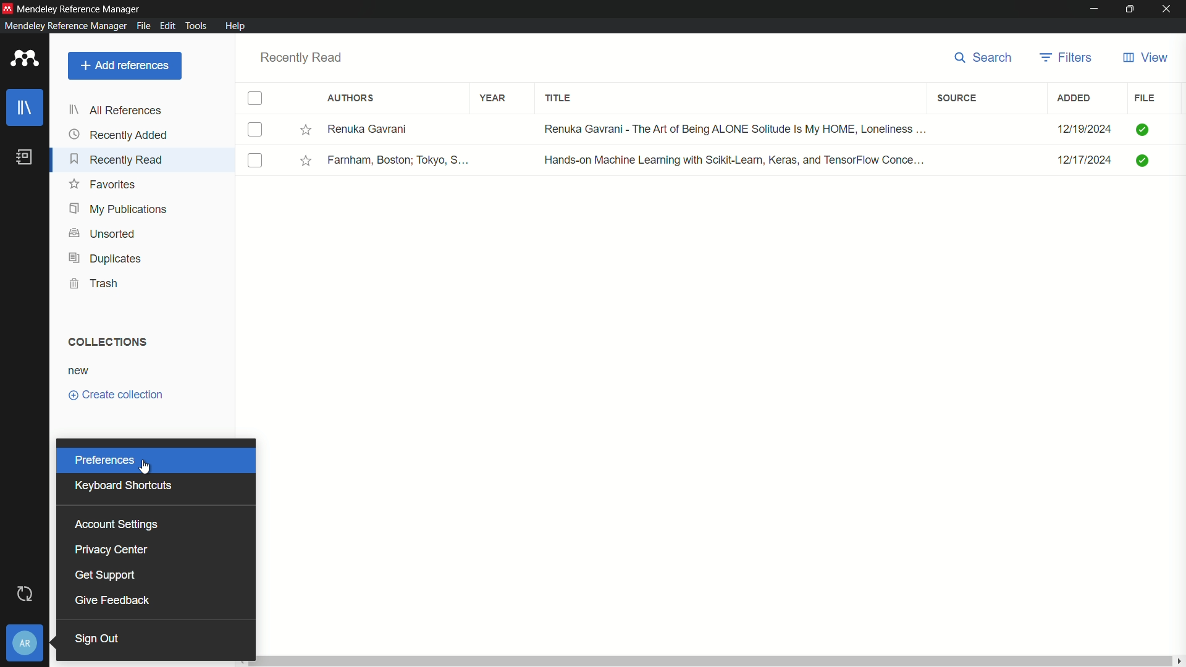  I want to click on library, so click(26, 107).